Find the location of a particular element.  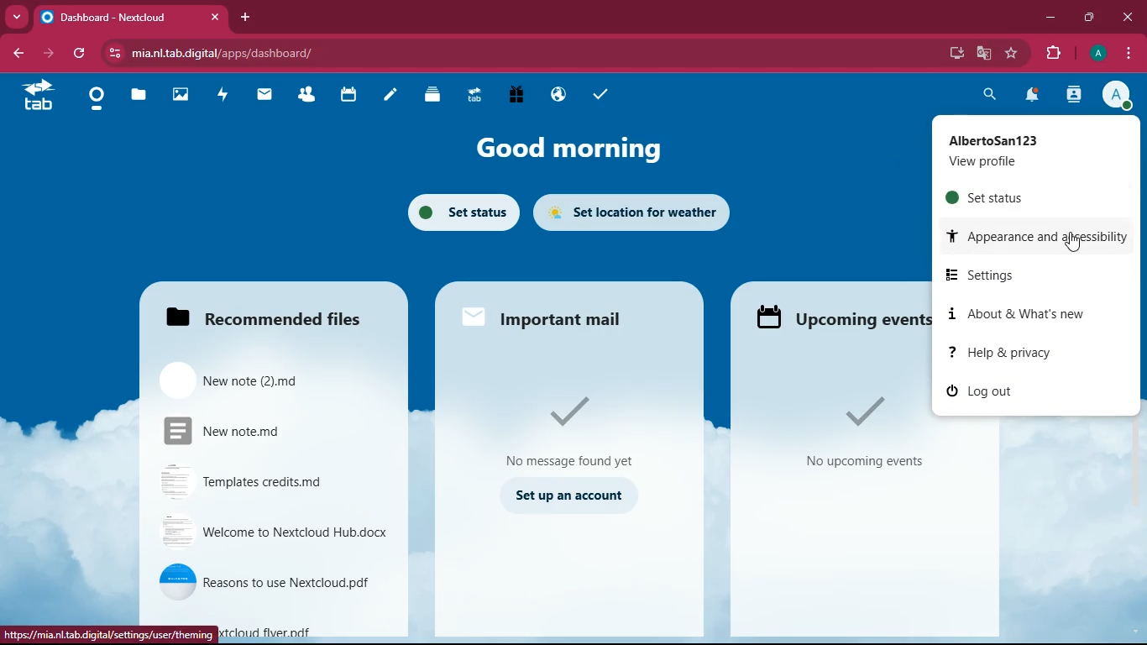

tab is located at coordinates (39, 94).